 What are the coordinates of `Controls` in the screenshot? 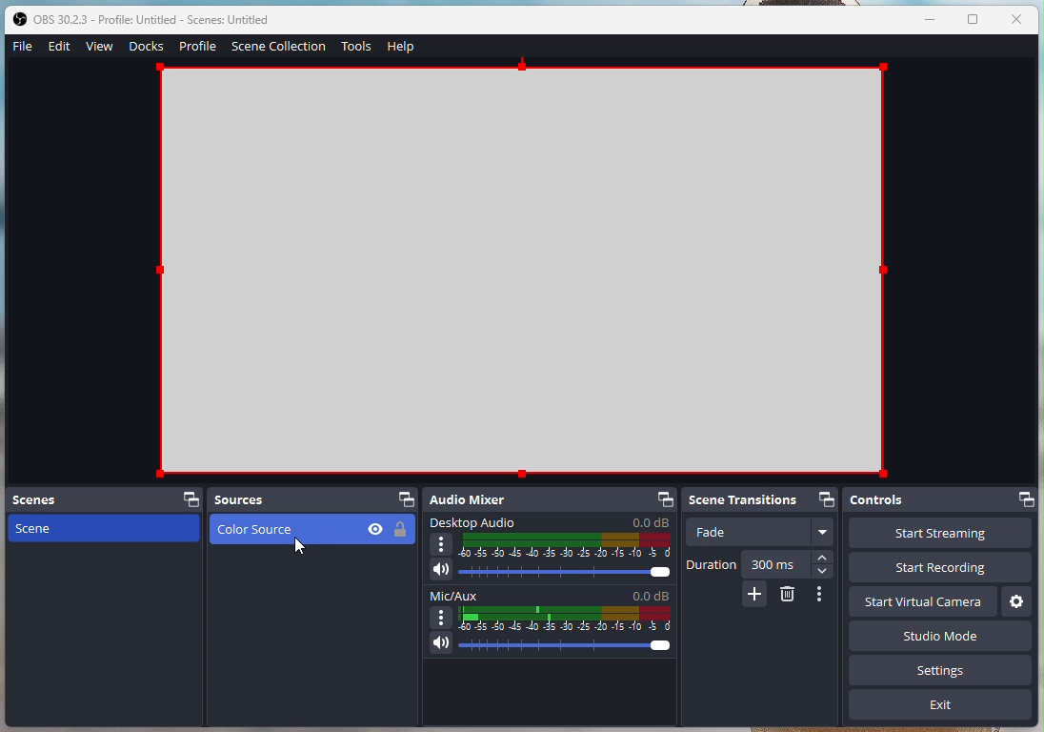 It's located at (941, 502).